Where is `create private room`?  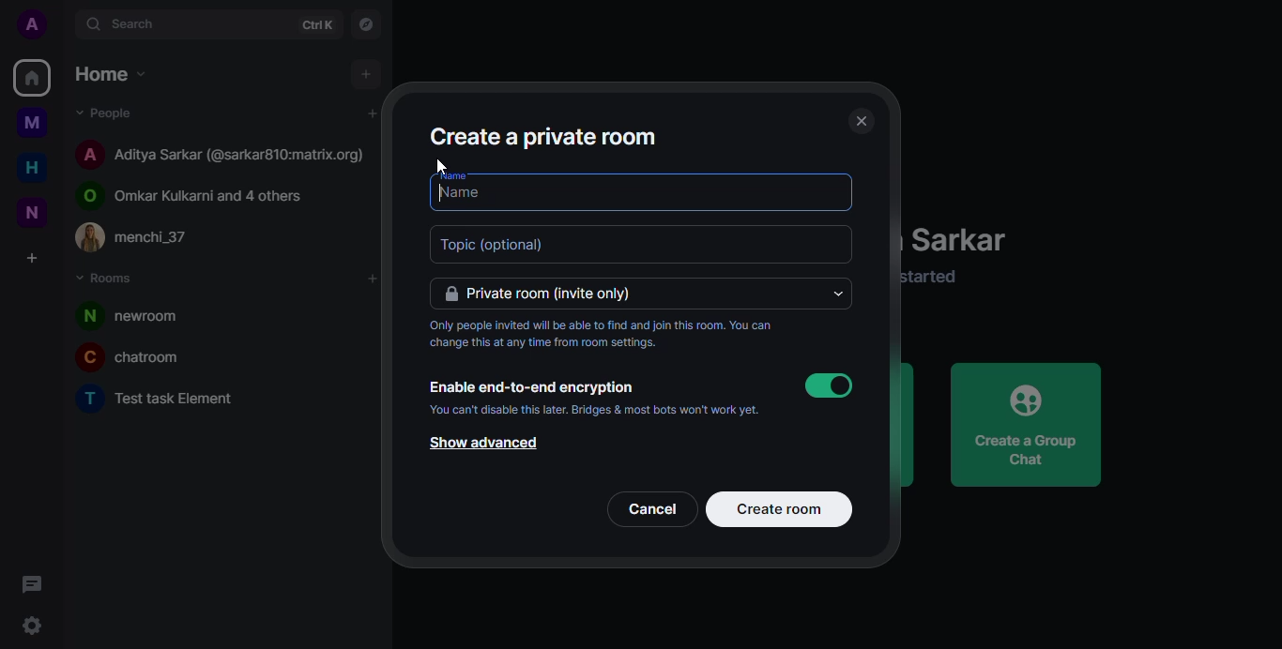
create private room is located at coordinates (556, 135).